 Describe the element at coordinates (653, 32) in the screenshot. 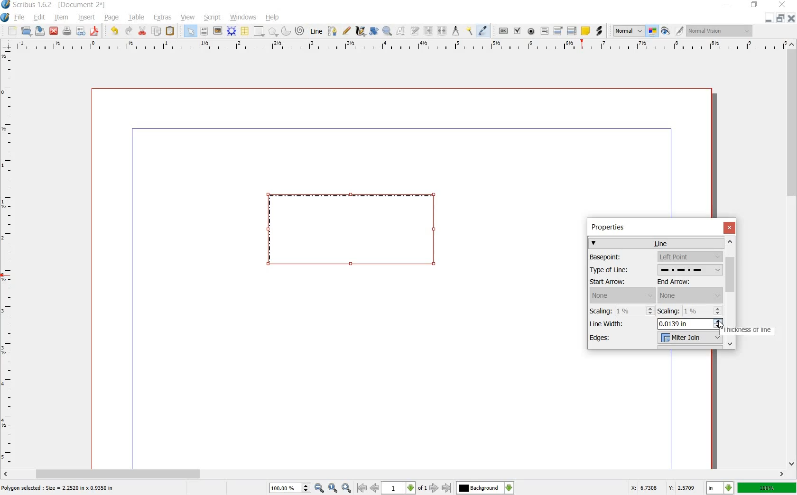

I see `TOGGLE COLOR MANAGEMENT SYSTEM` at that location.